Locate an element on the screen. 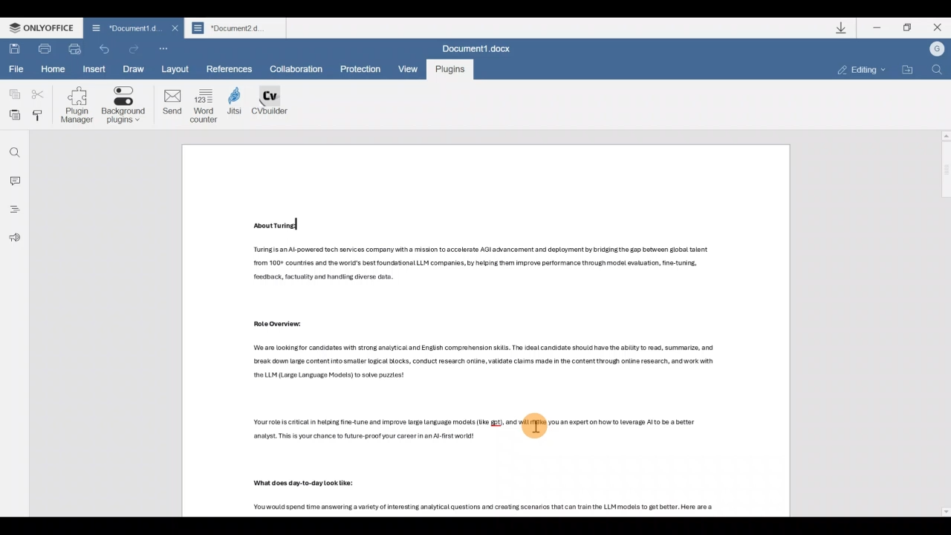 Image resolution: width=951 pixels, height=535 pixels. Home is located at coordinates (55, 70).